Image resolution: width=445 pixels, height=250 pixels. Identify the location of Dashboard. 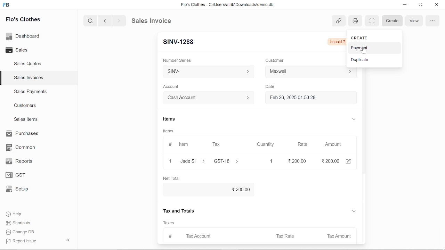
(24, 36).